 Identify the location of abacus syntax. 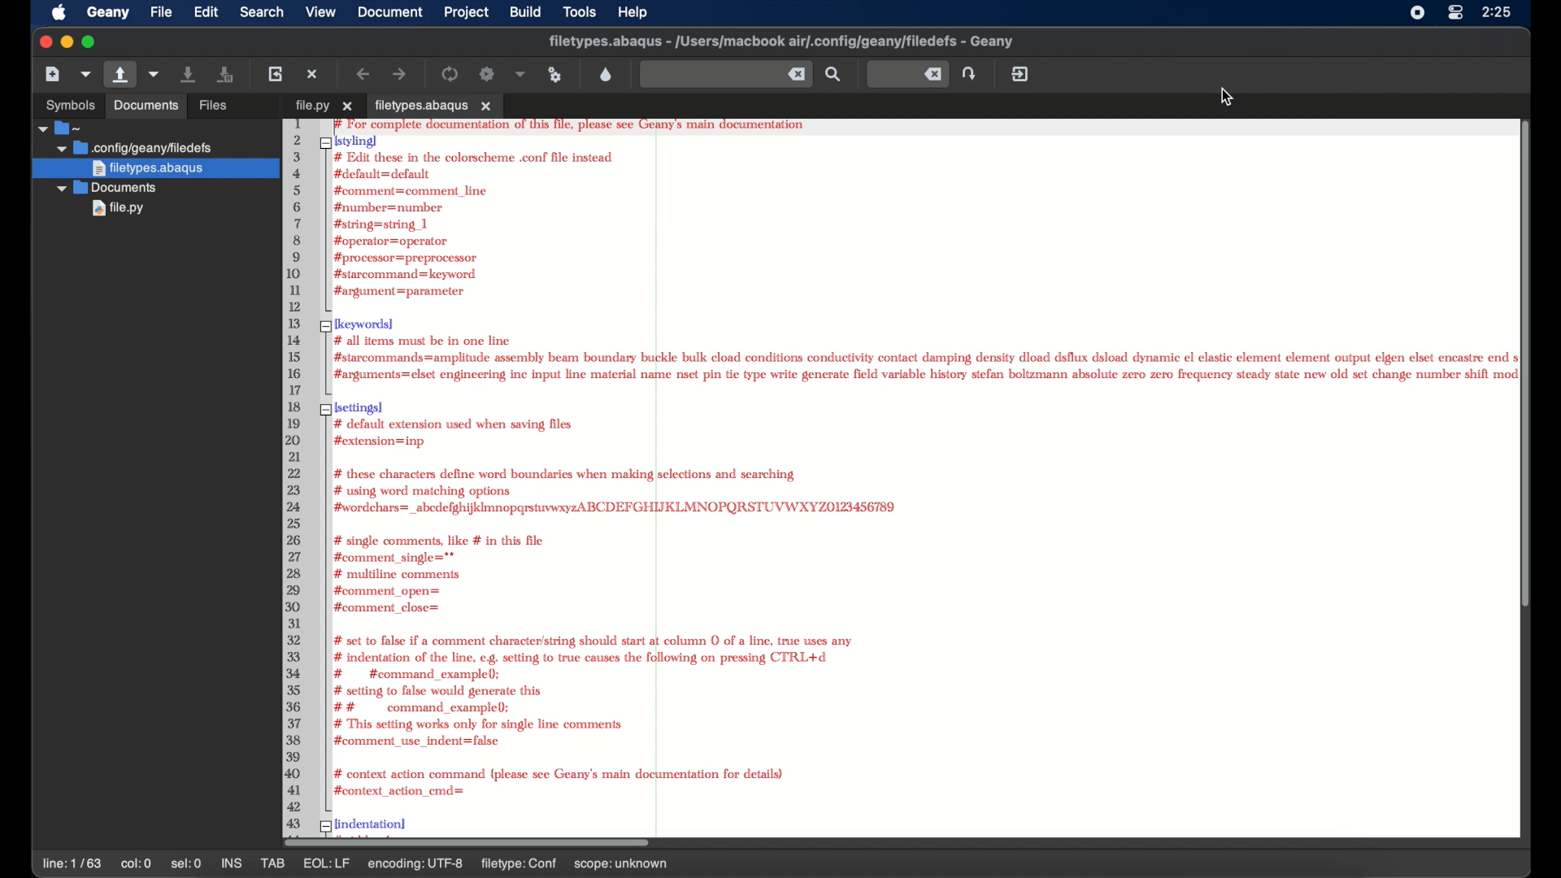
(906, 482).